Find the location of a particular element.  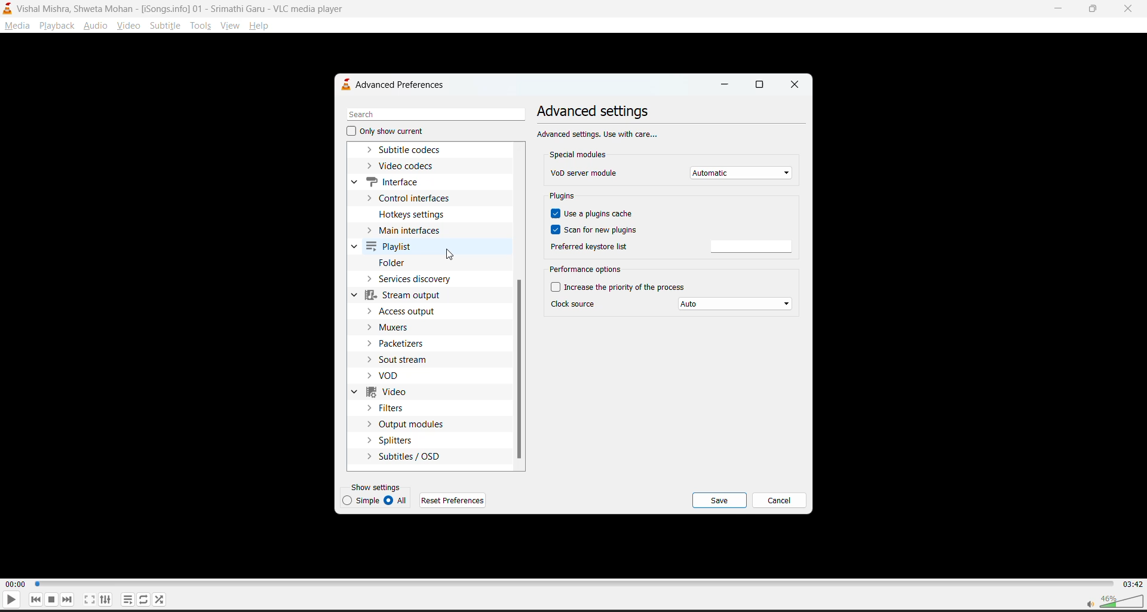

scan for new plugins is located at coordinates (597, 229).